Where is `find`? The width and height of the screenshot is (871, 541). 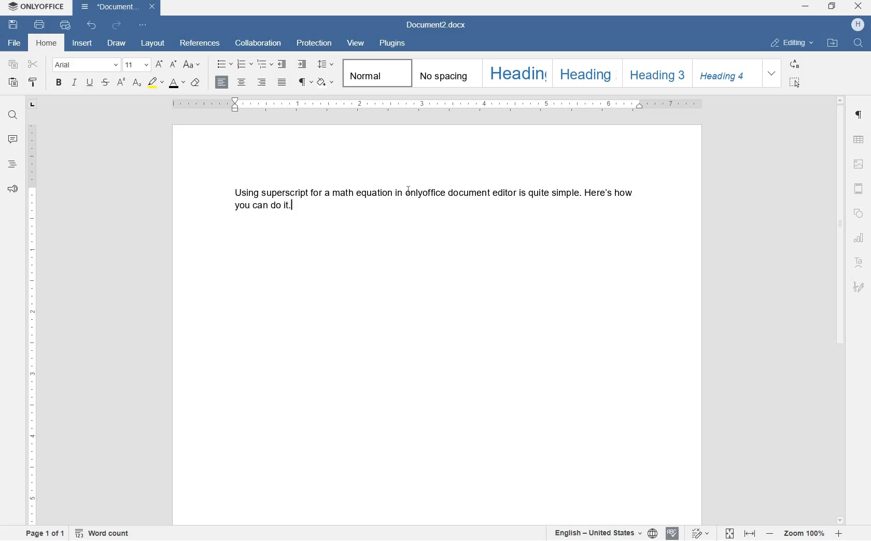 find is located at coordinates (12, 113).